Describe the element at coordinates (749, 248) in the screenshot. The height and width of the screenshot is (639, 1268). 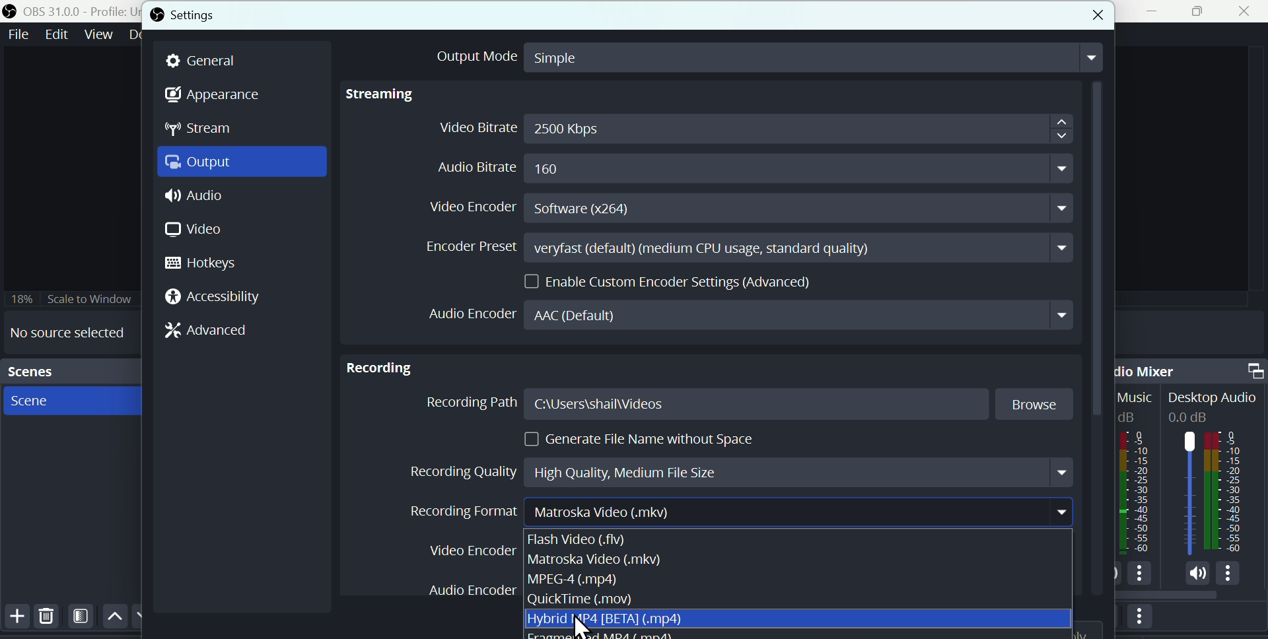
I see `Encoder preset` at that location.